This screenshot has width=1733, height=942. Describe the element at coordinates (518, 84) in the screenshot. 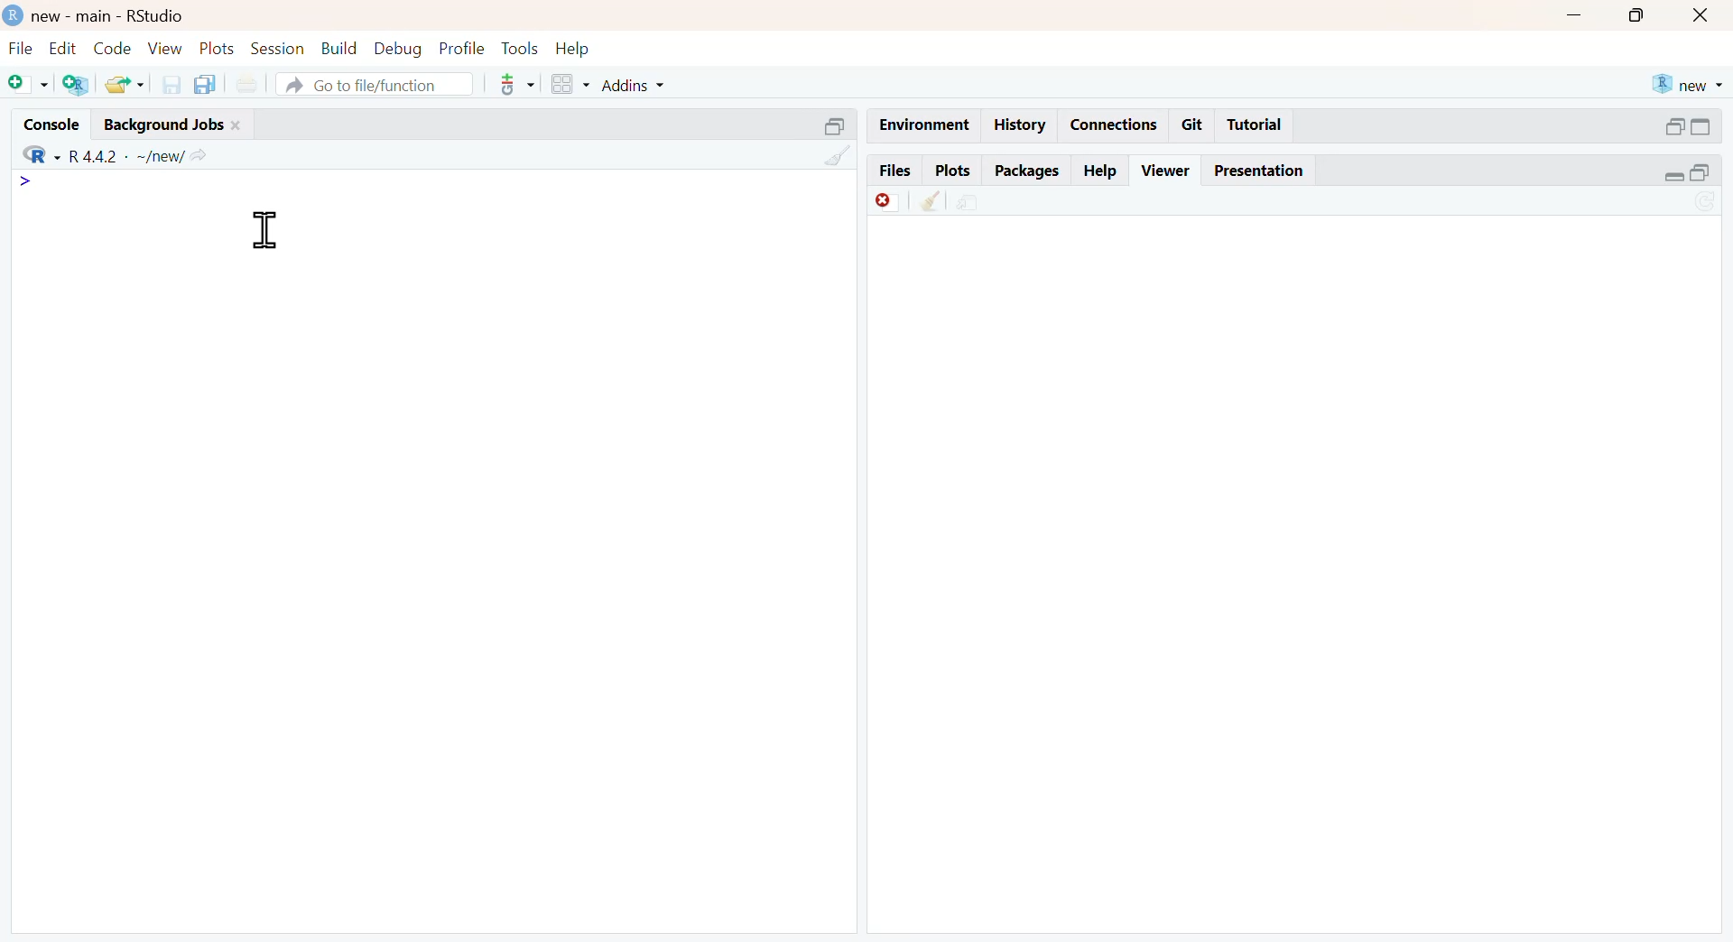

I see `tools` at that location.